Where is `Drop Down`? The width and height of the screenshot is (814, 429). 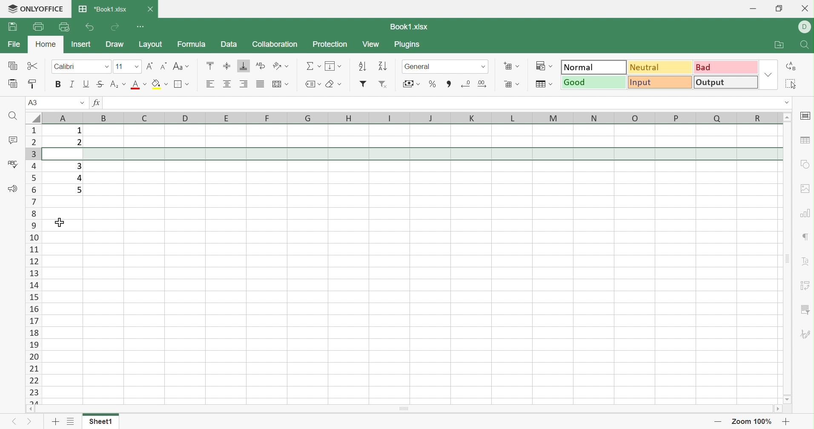 Drop Down is located at coordinates (551, 83).